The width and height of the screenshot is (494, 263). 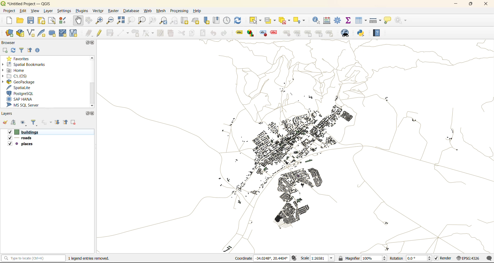 I want to click on spatialite, so click(x=21, y=87).